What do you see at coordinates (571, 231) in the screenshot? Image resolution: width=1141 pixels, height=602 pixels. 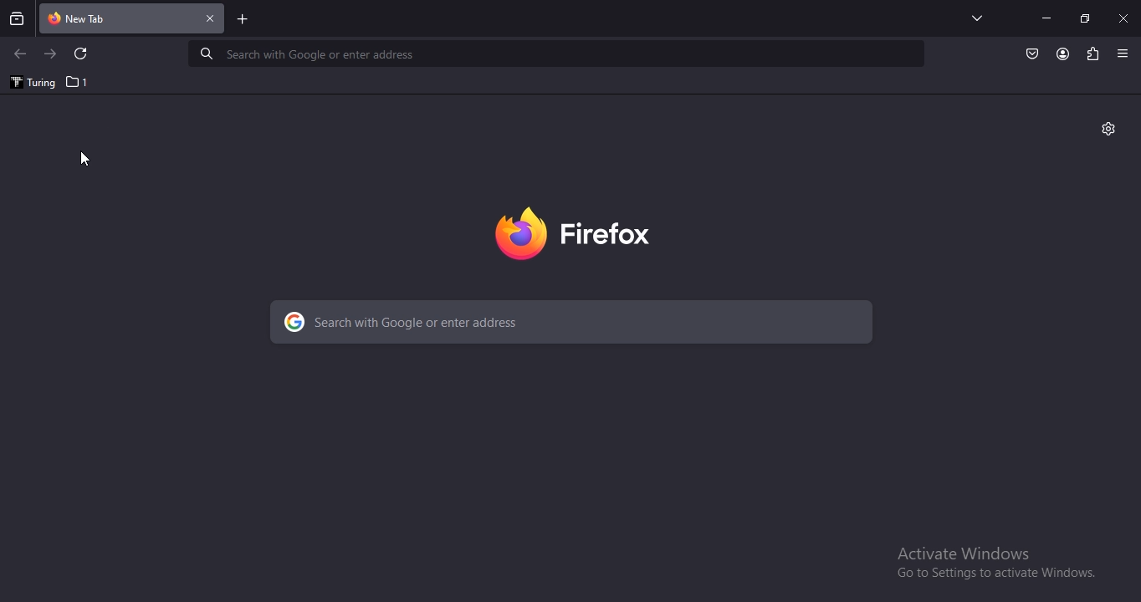 I see `firebox` at bounding box center [571, 231].